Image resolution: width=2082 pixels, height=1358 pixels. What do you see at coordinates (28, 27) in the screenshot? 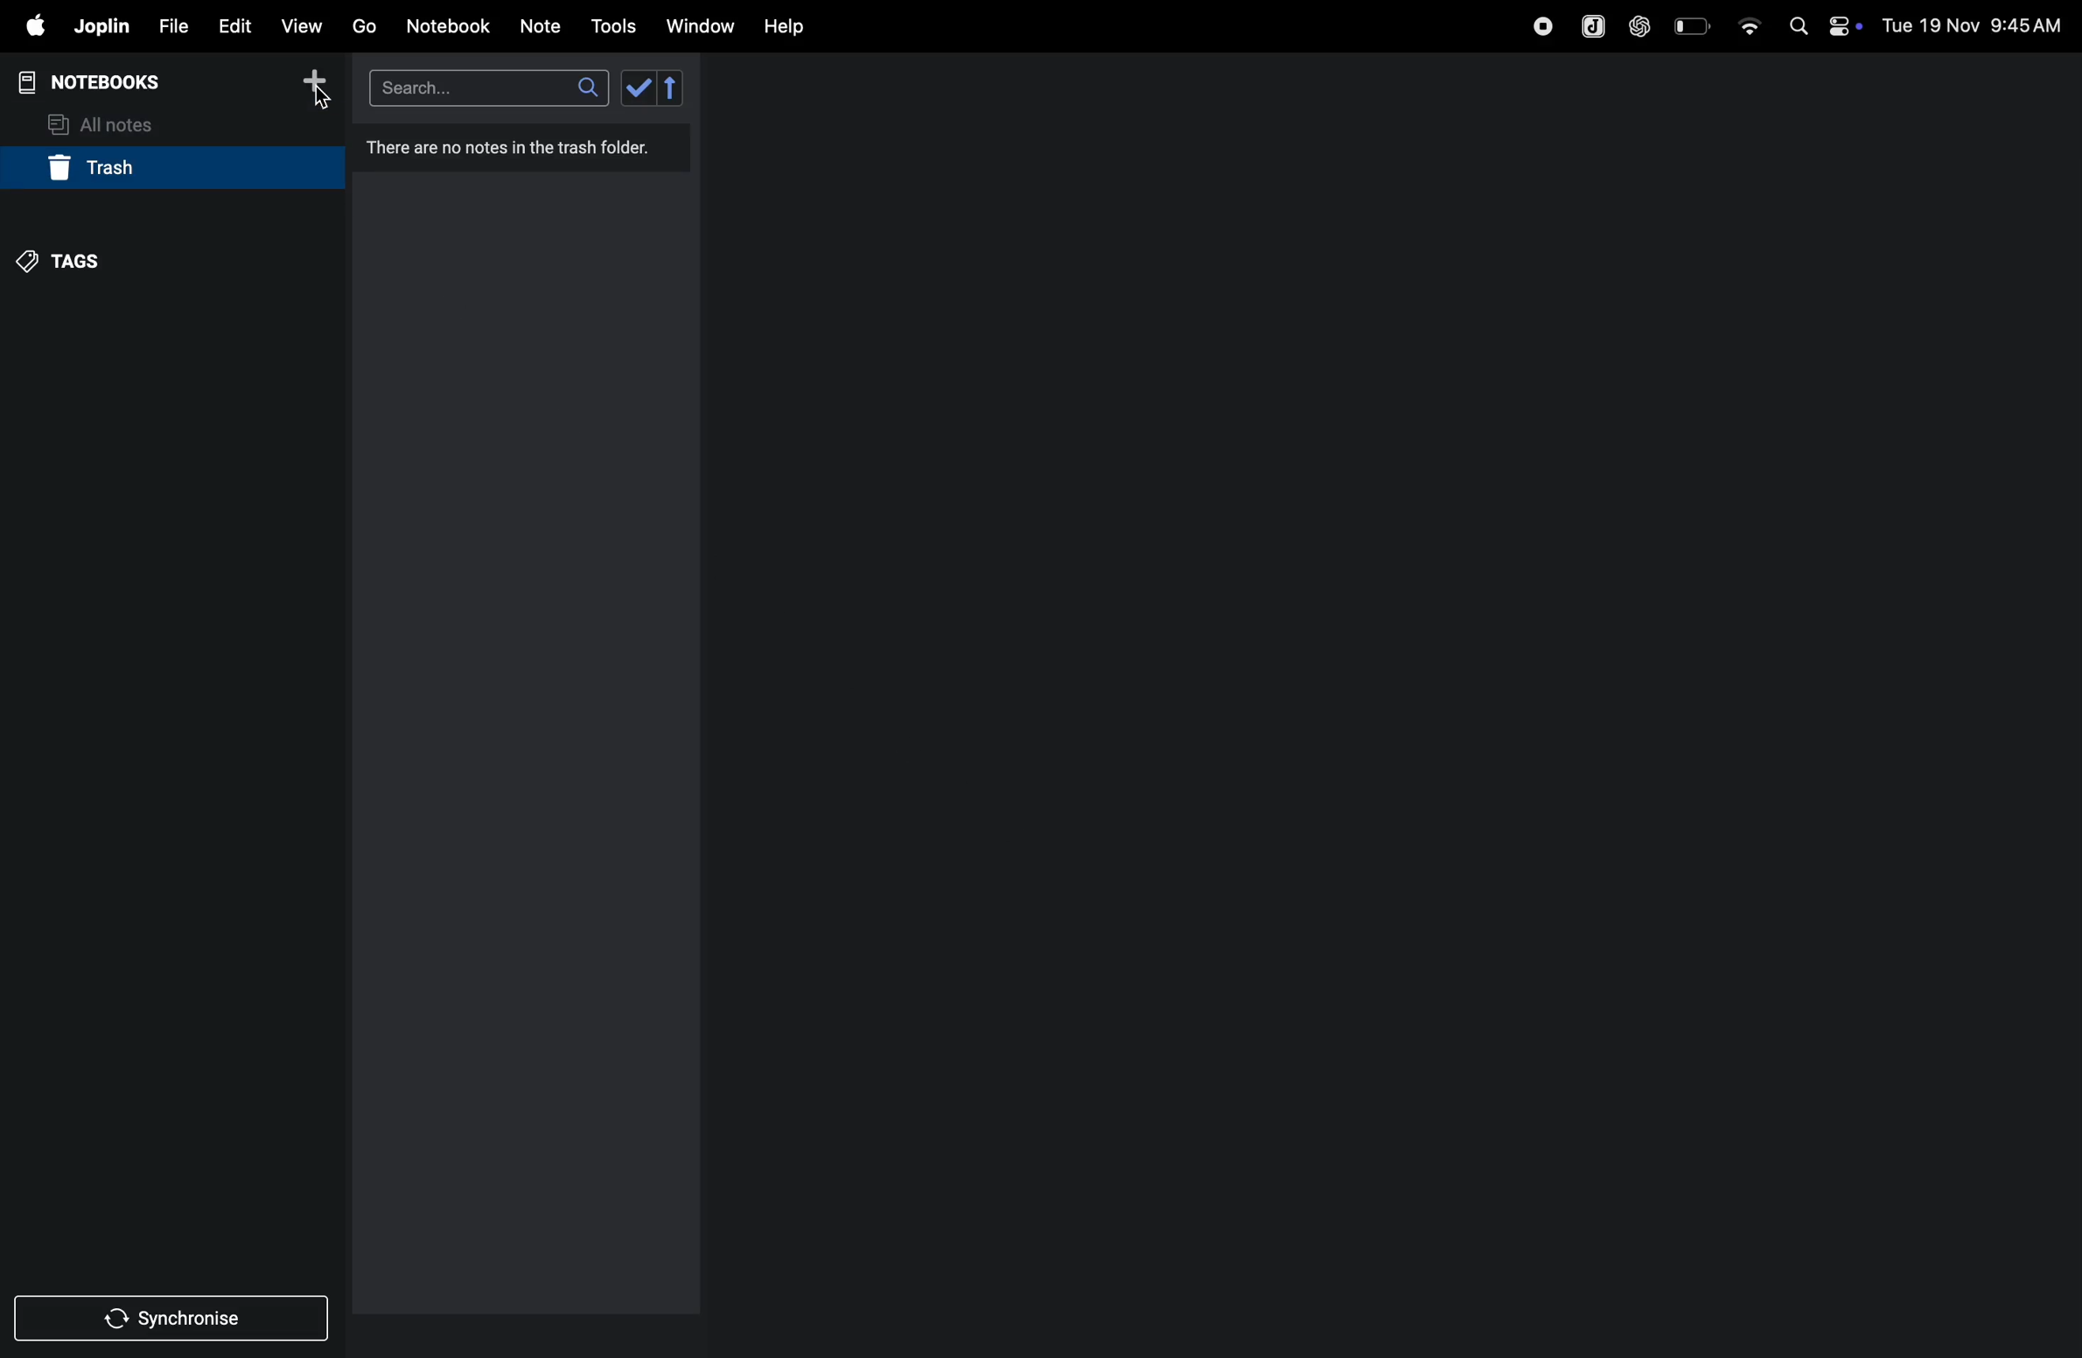
I see `apple menu` at bounding box center [28, 27].